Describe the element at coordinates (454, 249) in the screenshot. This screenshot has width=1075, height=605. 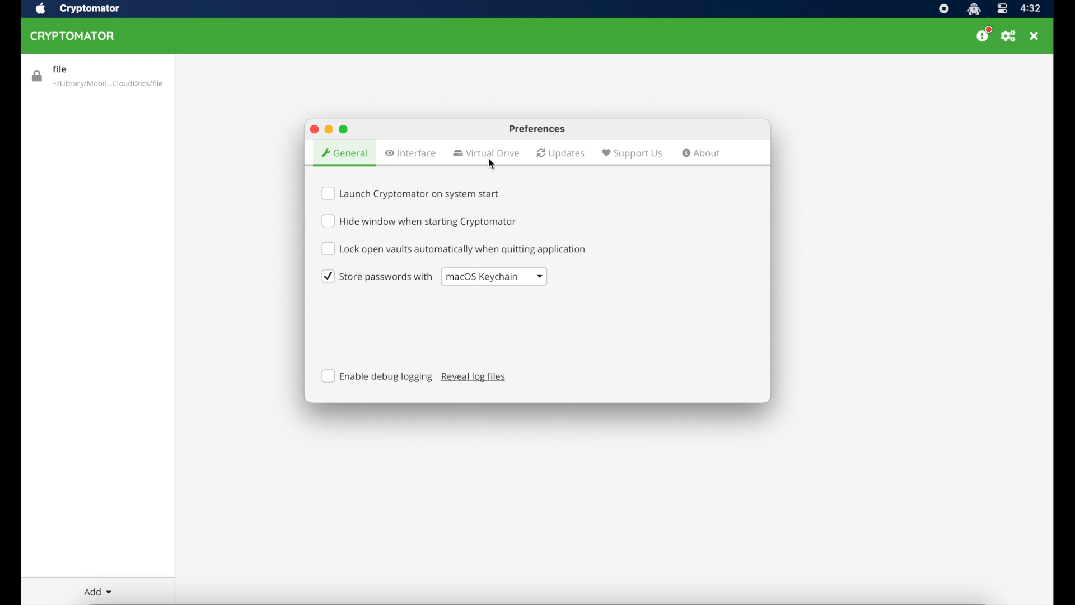
I see `checkbox` at that location.